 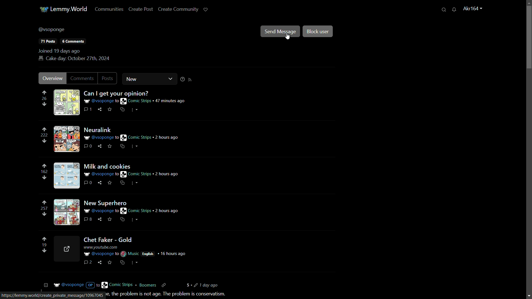 I want to click on number of votes, so click(x=45, y=245).